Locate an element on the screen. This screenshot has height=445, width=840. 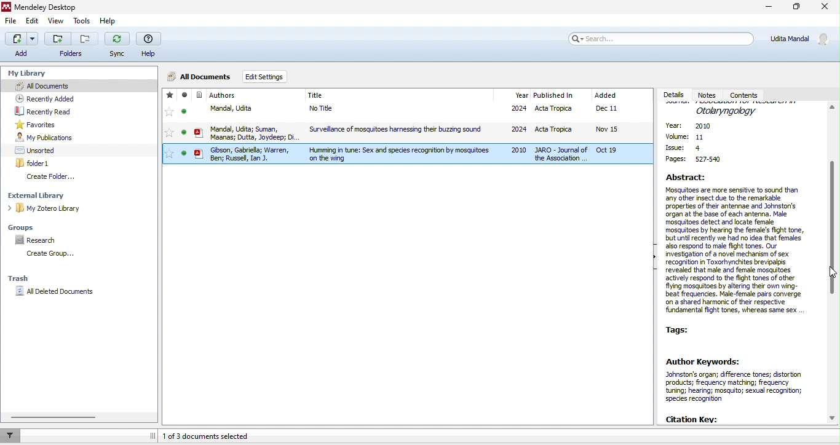
edit is located at coordinates (33, 23).